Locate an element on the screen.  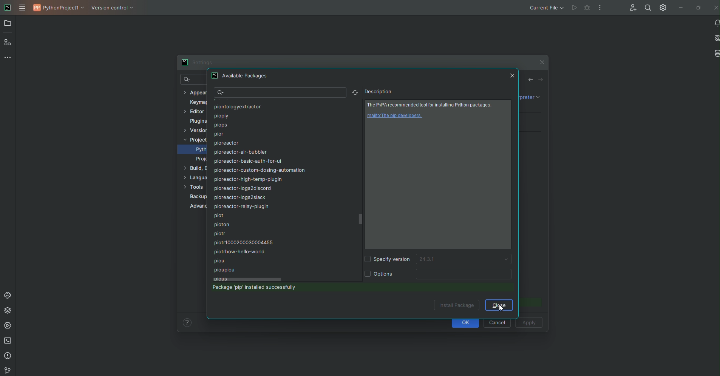
Project is located at coordinates (194, 139).